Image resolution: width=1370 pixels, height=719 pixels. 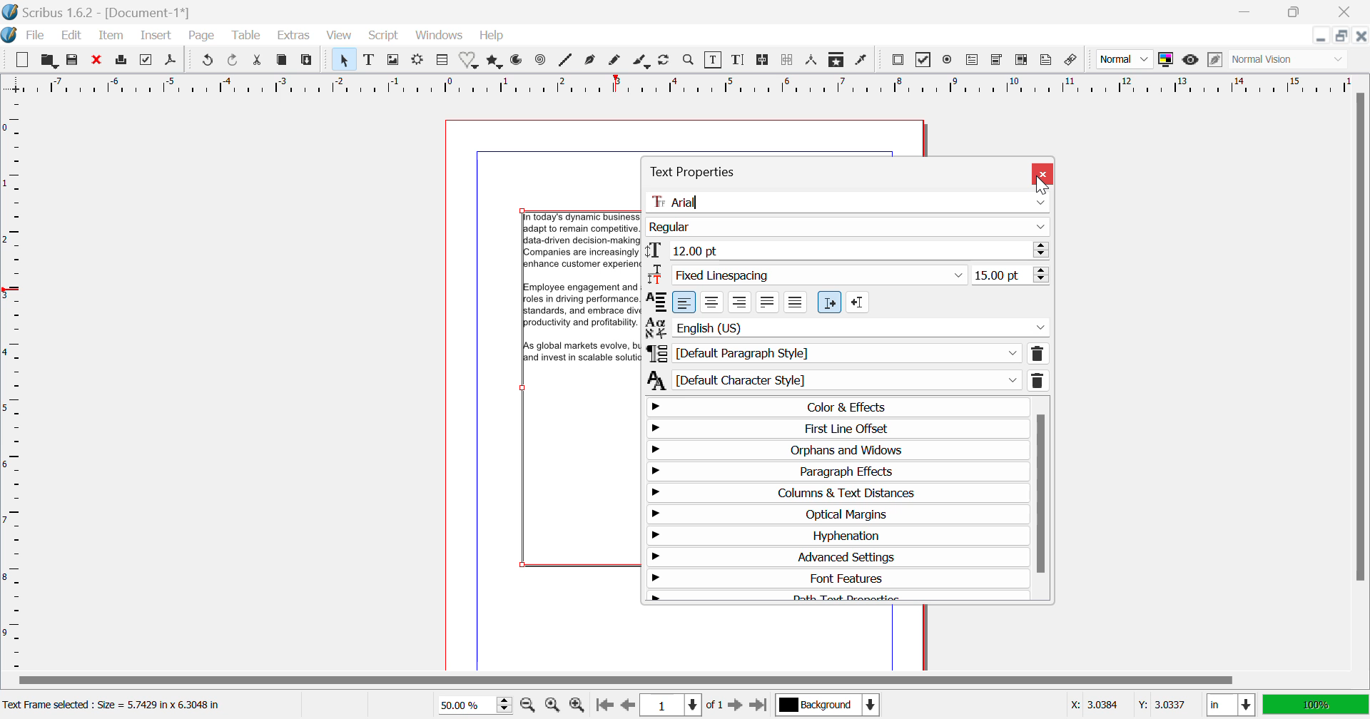 I want to click on Visual Appearance of display, so click(x=1287, y=59).